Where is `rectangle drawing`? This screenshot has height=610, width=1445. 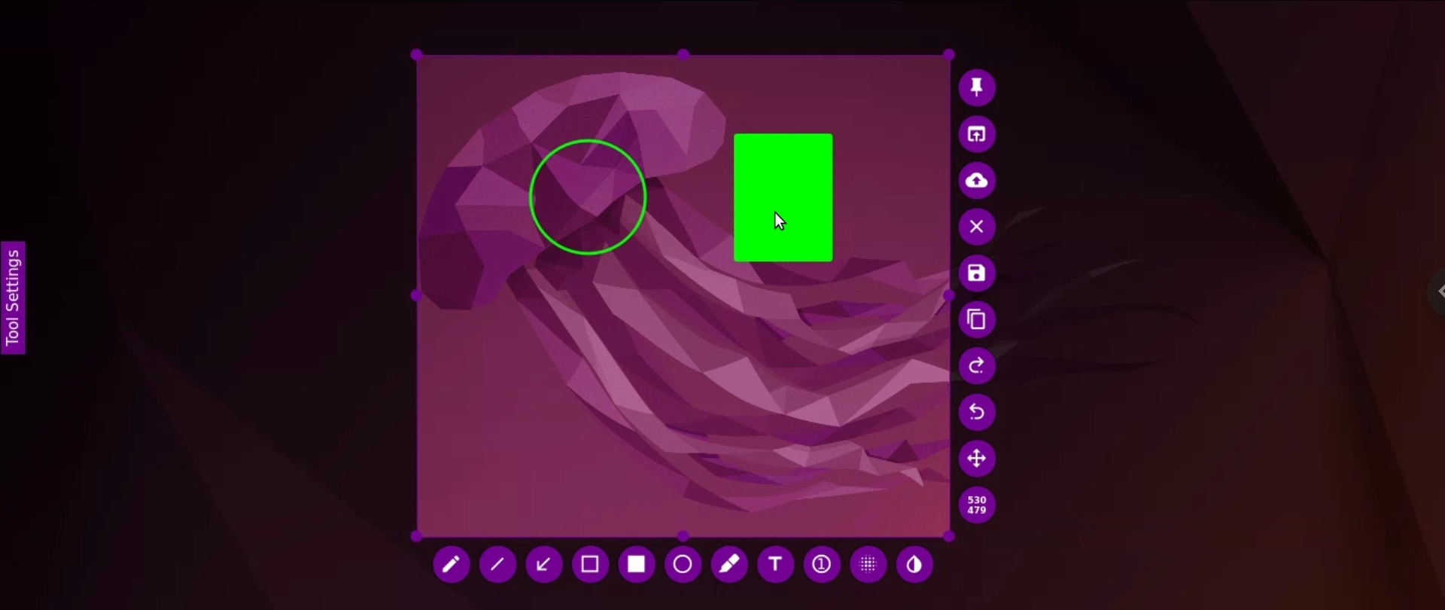 rectangle drawing is located at coordinates (789, 203).